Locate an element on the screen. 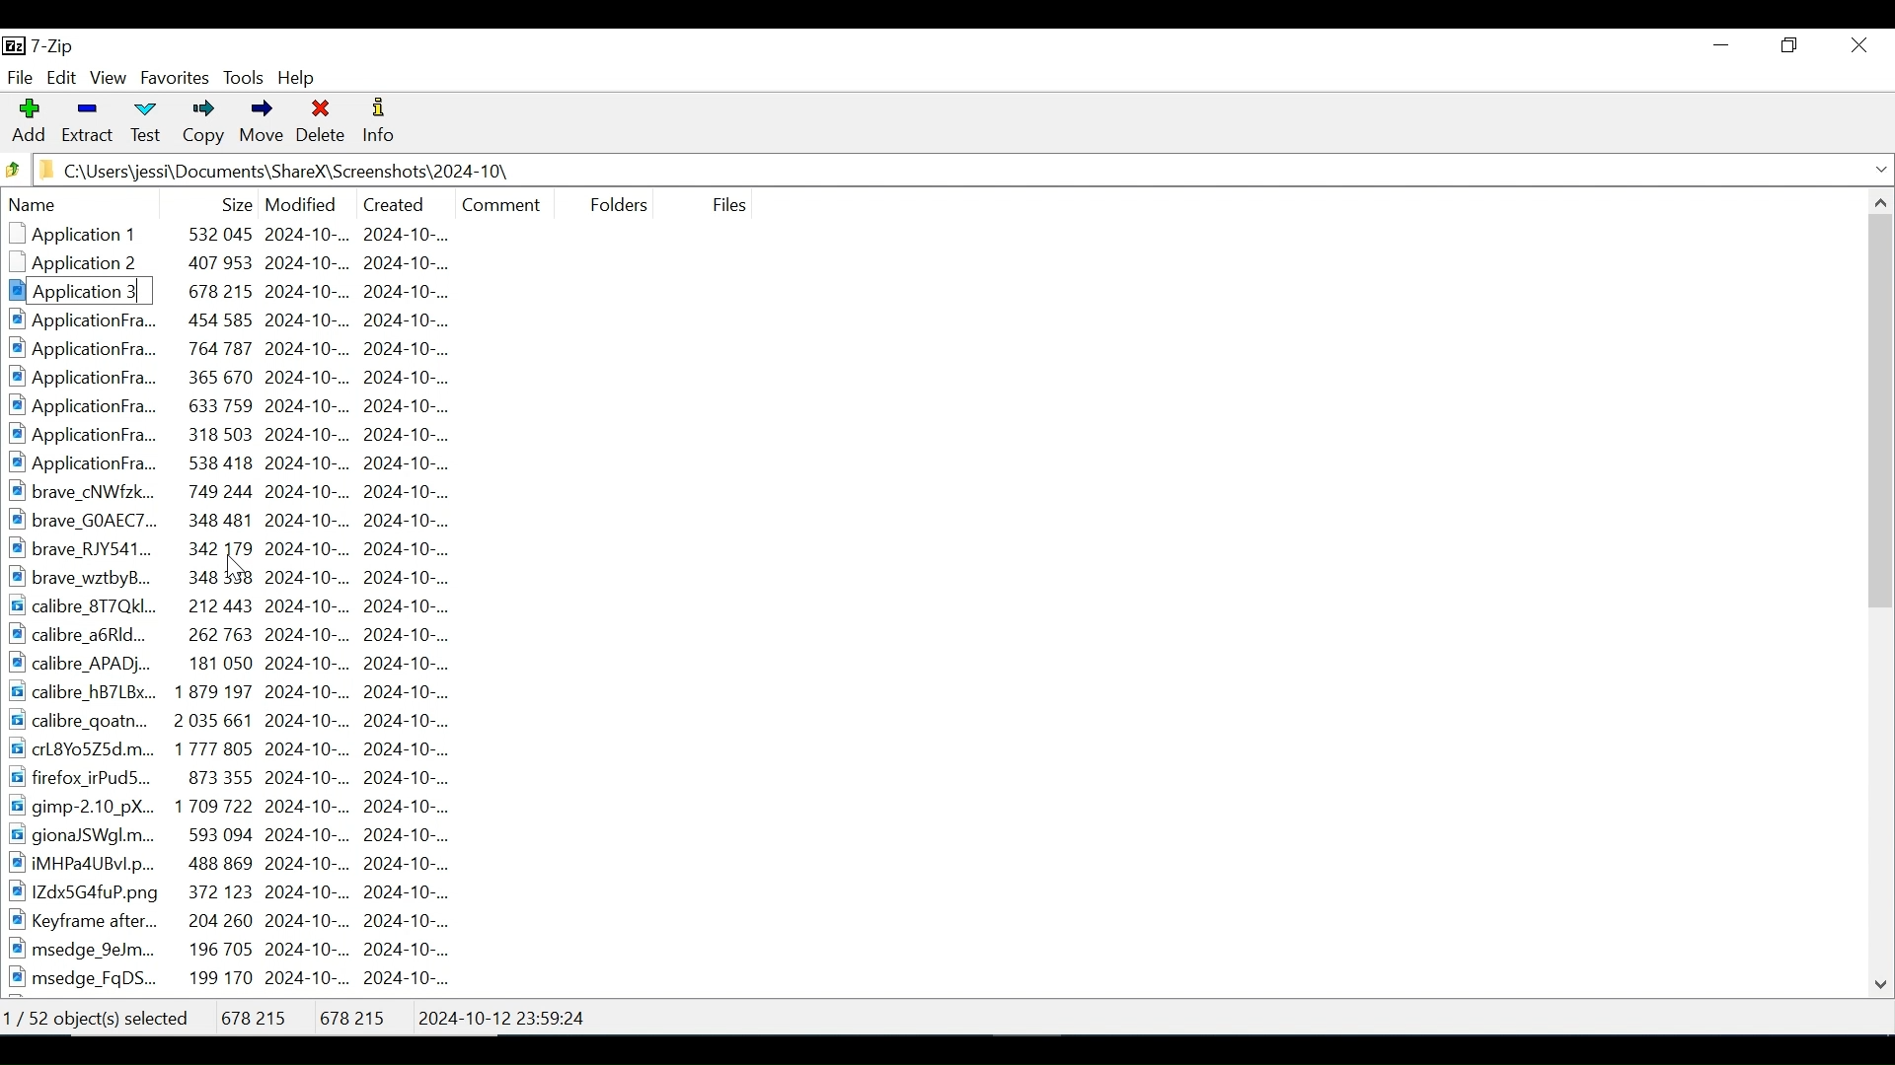 This screenshot has height=1065, width=1895. ApplicationFra.. 365 670 2024-10-.. 2024-10-... is located at coordinates (242, 377).